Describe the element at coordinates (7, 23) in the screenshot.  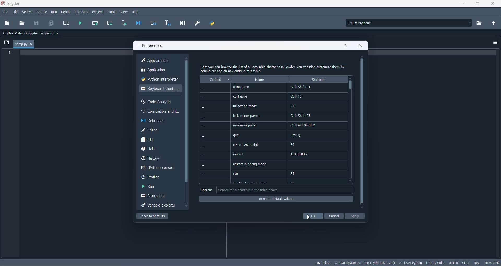
I see `new file` at that location.